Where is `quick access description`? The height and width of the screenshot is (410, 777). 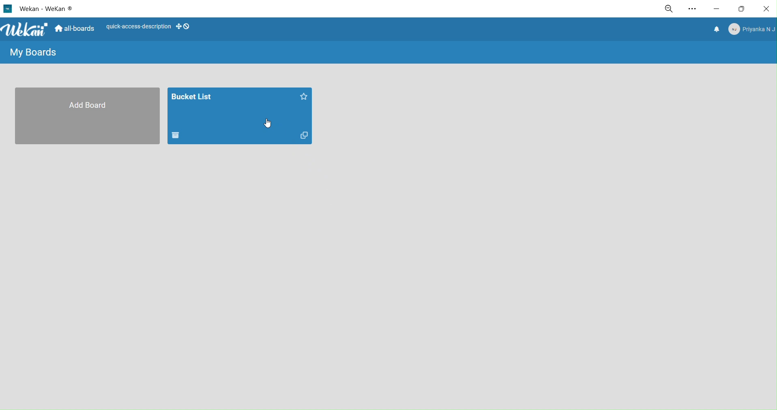 quick access description is located at coordinates (138, 28).